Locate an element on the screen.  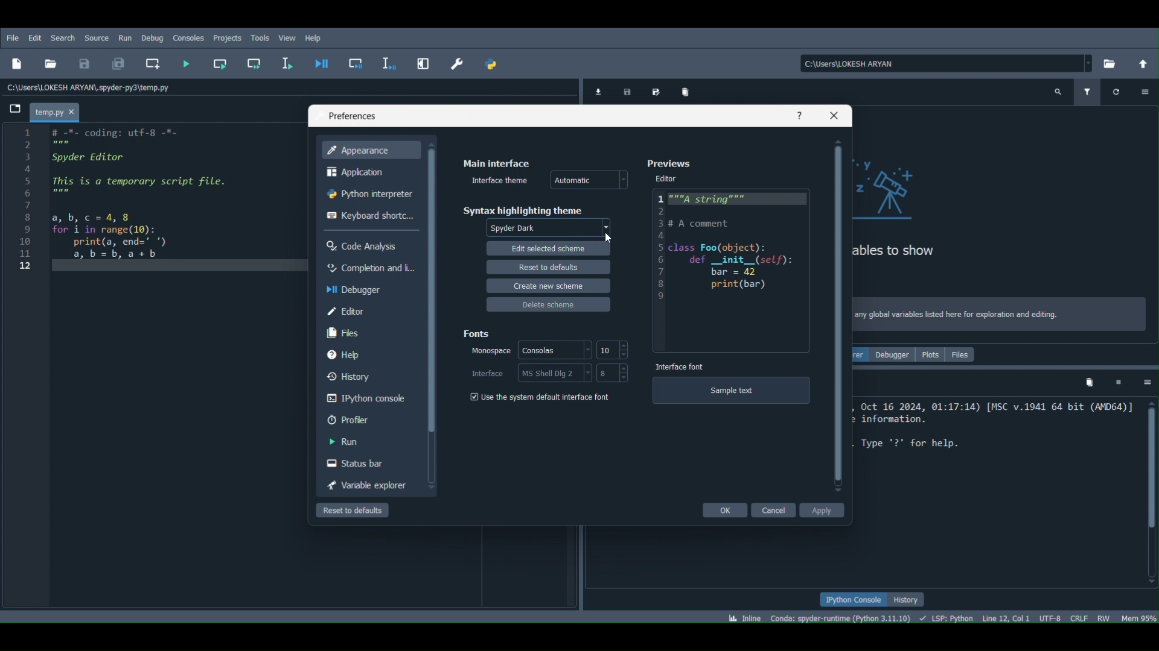
Appearance is located at coordinates (373, 149).